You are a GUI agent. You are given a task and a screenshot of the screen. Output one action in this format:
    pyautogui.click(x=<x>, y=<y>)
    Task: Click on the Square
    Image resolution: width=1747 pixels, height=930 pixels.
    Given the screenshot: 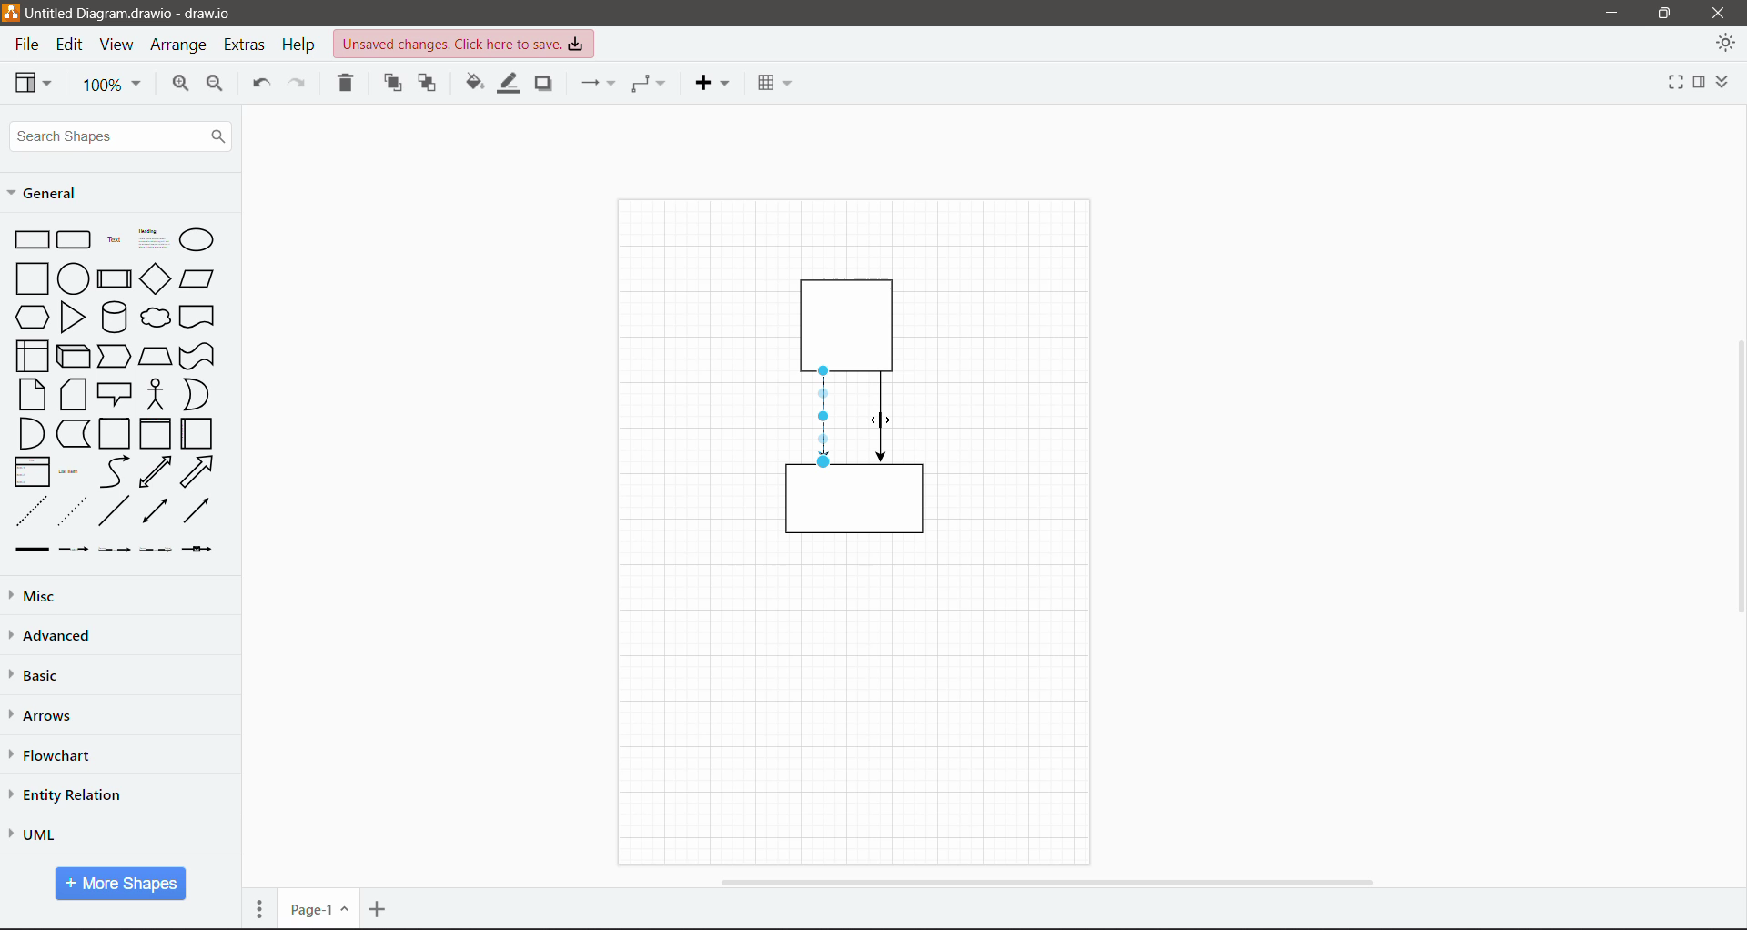 What is the action you would take?
    pyautogui.click(x=30, y=278)
    